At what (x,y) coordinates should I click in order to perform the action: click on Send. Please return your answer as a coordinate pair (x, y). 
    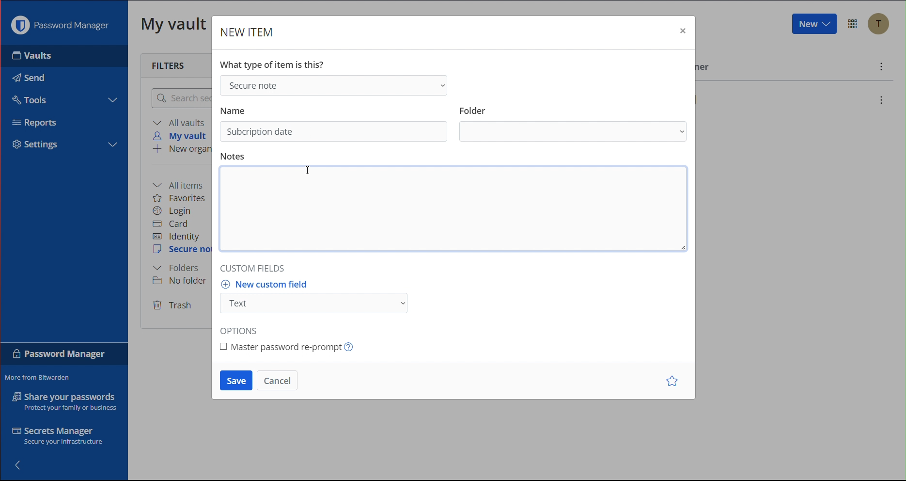
    Looking at the image, I should click on (27, 75).